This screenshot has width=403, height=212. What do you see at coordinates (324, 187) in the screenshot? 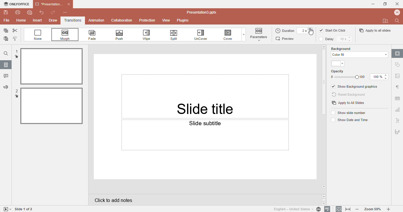
I see `arrow down` at bounding box center [324, 187].